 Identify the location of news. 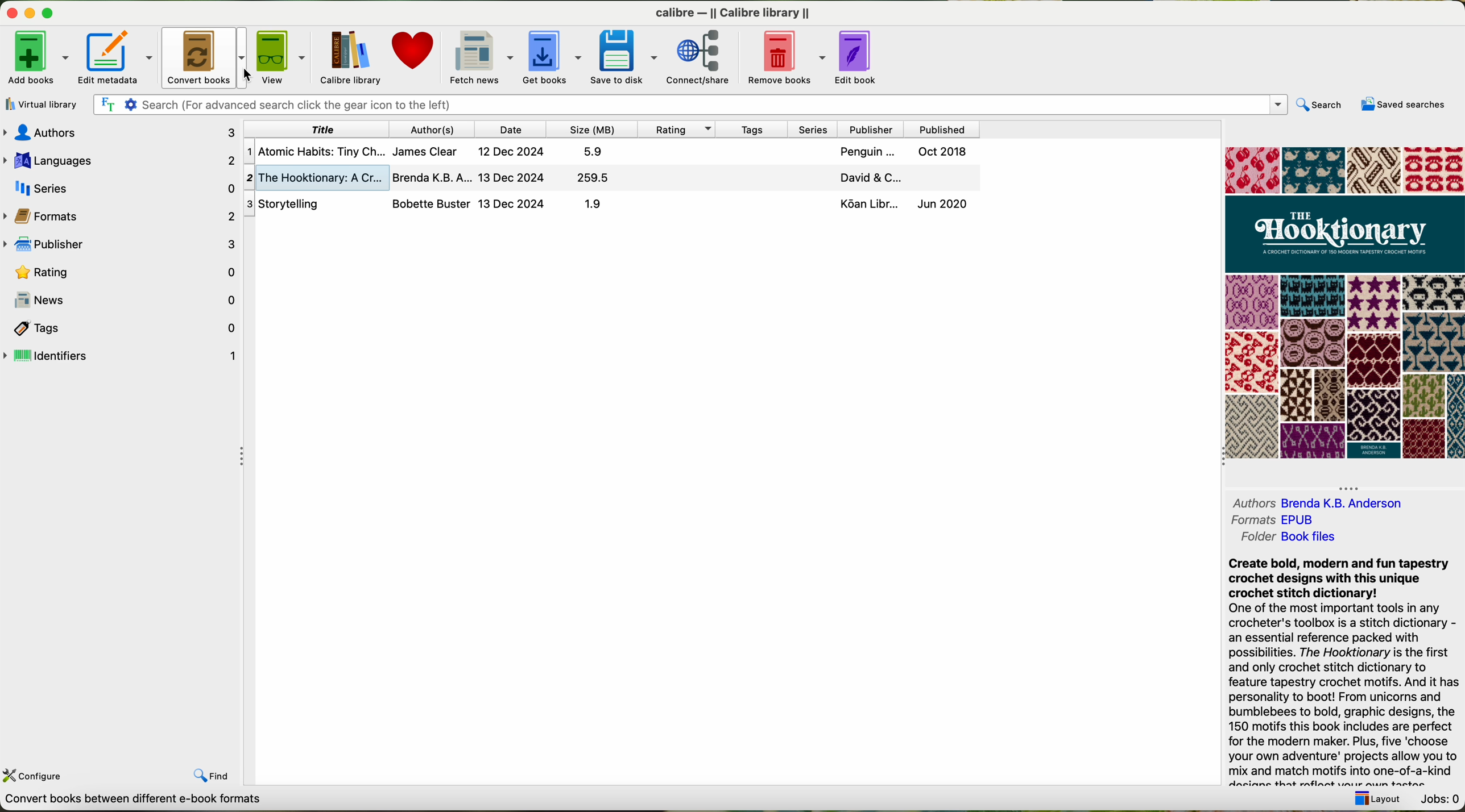
(121, 299).